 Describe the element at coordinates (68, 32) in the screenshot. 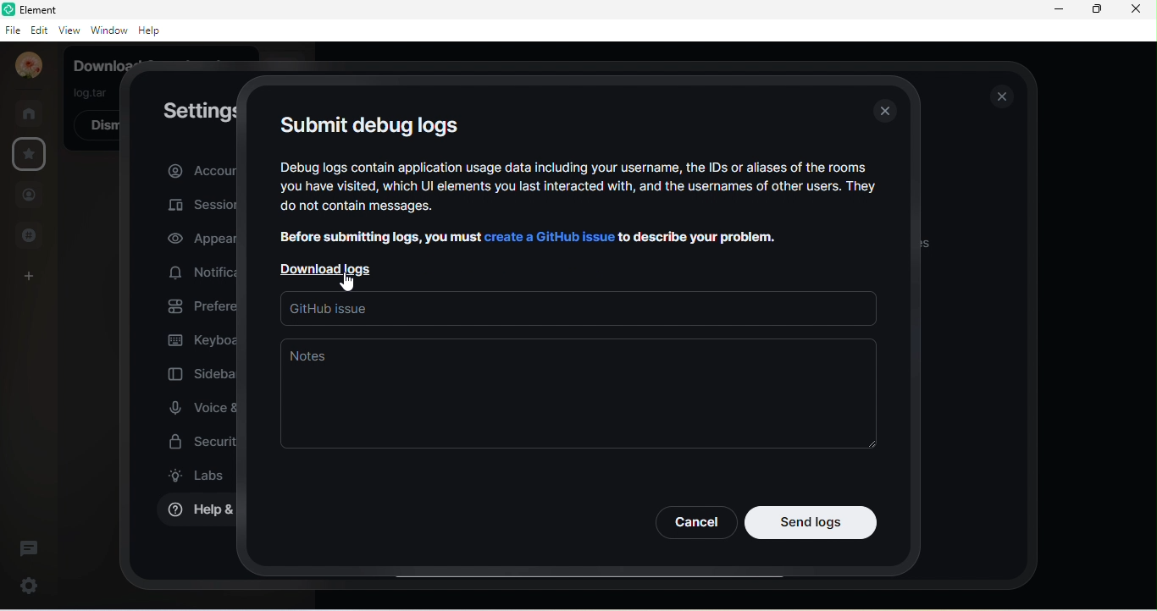

I see `view` at that location.